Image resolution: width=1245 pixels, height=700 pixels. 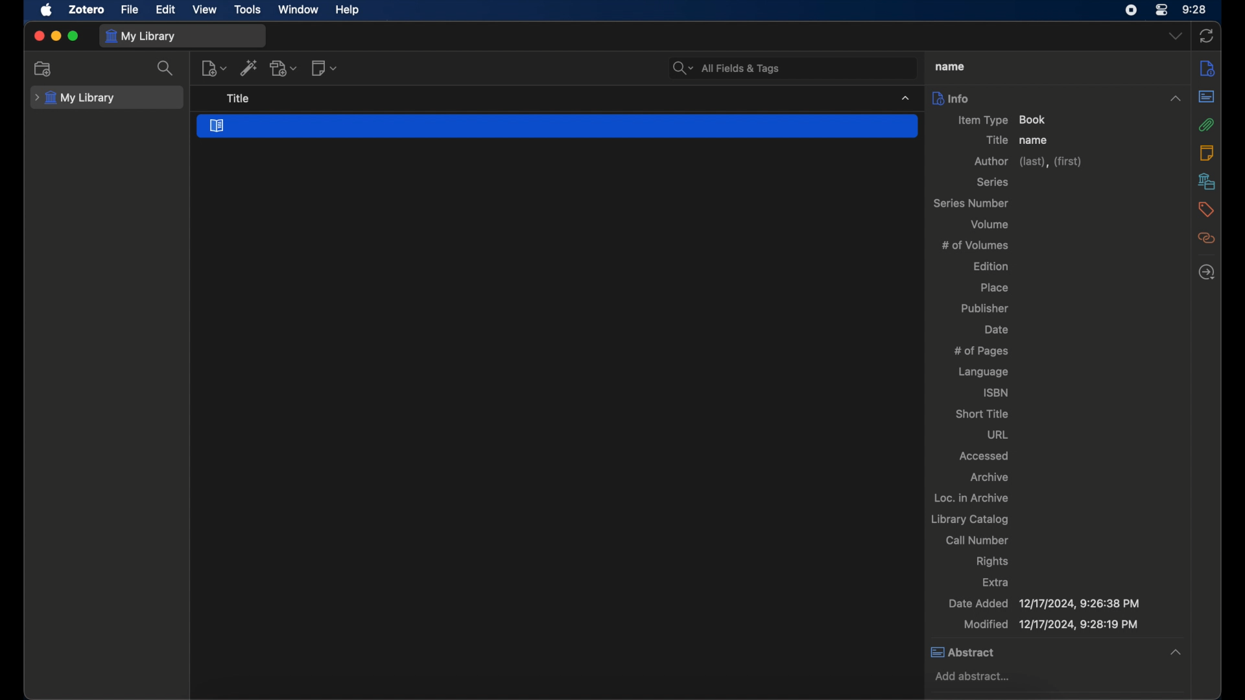 What do you see at coordinates (42, 68) in the screenshot?
I see `new collection` at bounding box center [42, 68].